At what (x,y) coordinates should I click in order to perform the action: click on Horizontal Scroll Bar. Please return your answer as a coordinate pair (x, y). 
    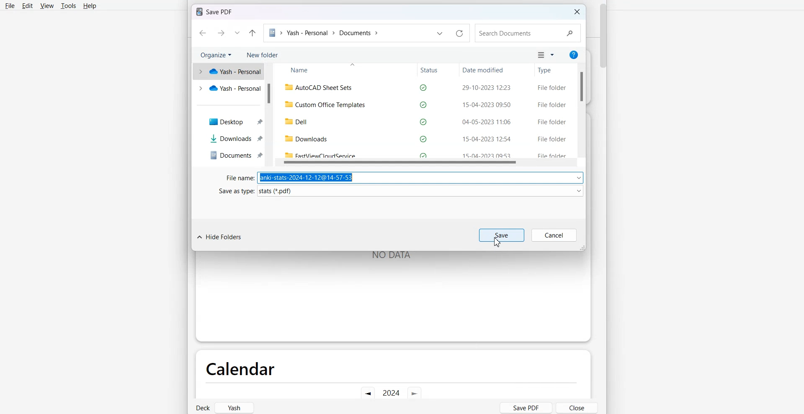
    Looking at the image, I should click on (425, 165).